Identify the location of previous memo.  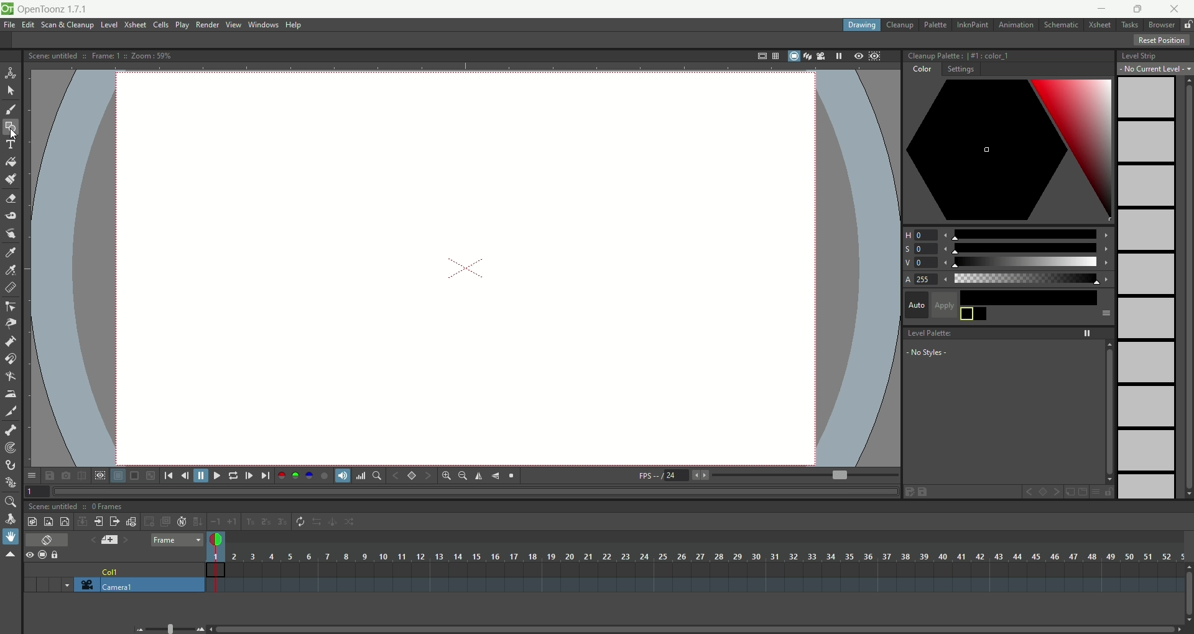
(90, 538).